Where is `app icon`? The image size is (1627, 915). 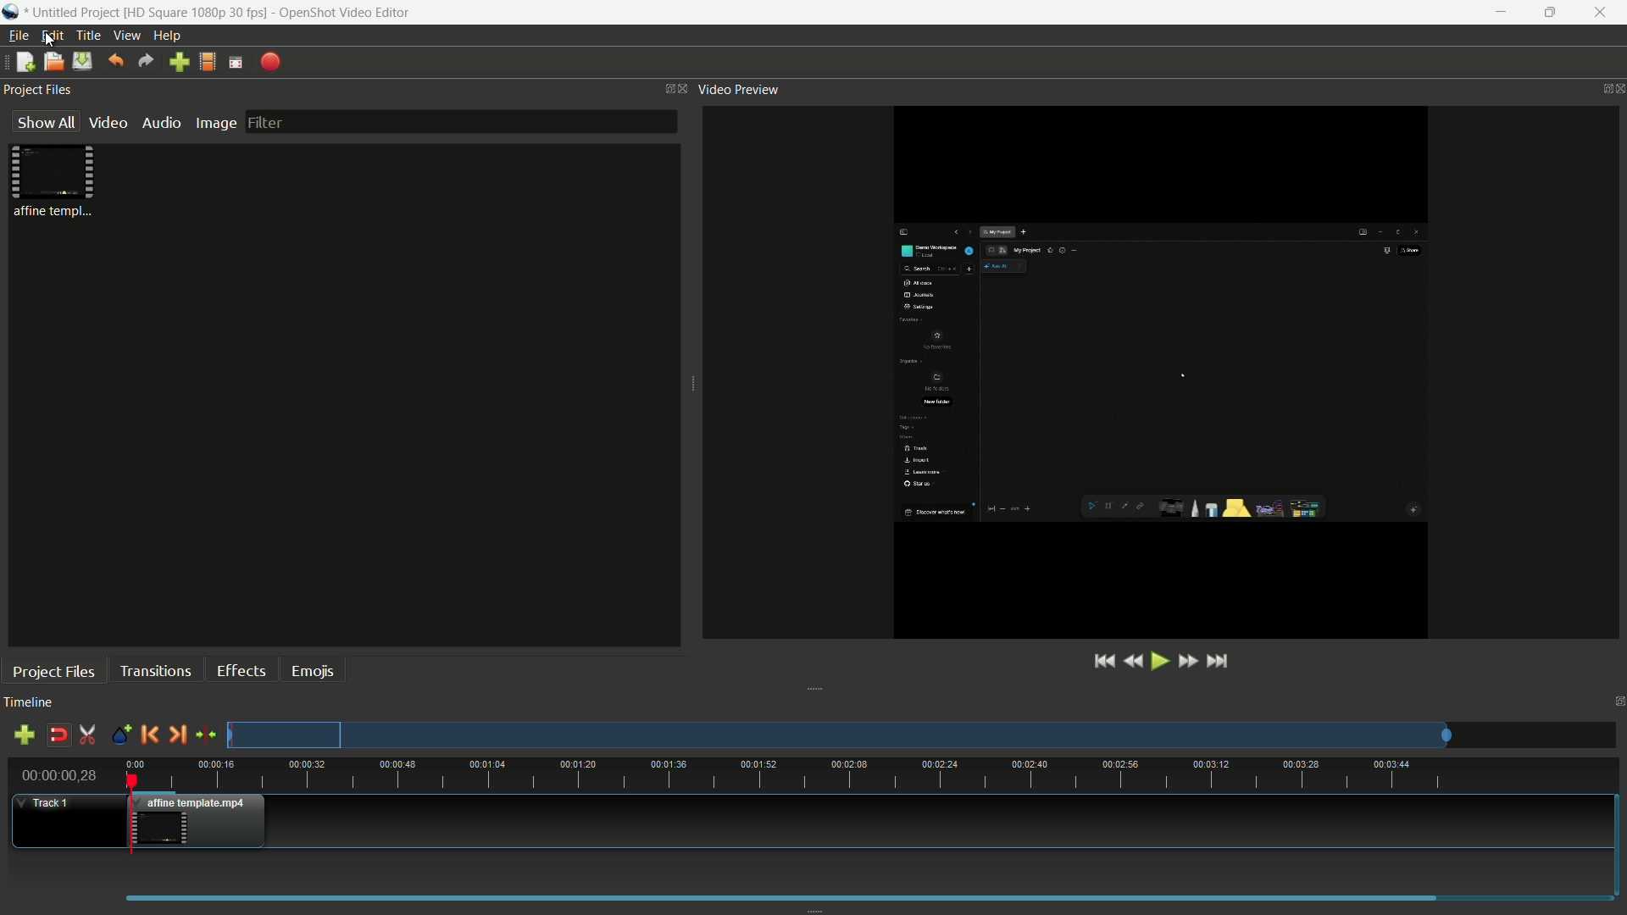
app icon is located at coordinates (13, 14).